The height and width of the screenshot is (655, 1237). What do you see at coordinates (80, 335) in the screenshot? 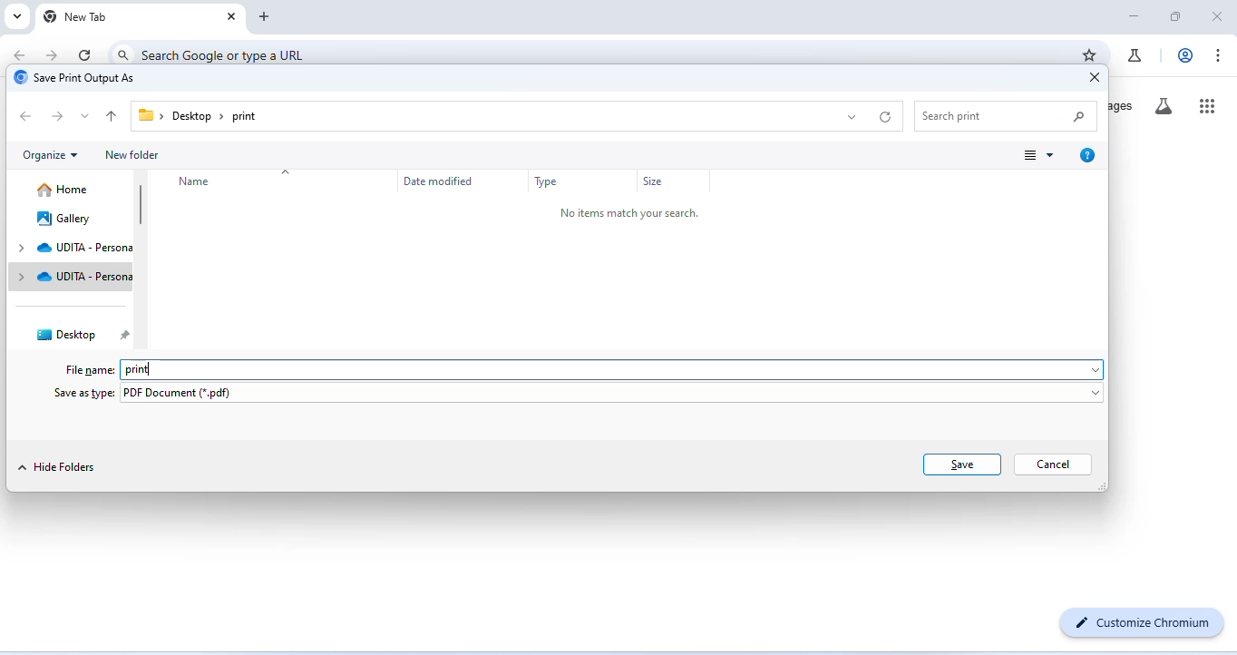
I see `desktop` at bounding box center [80, 335].